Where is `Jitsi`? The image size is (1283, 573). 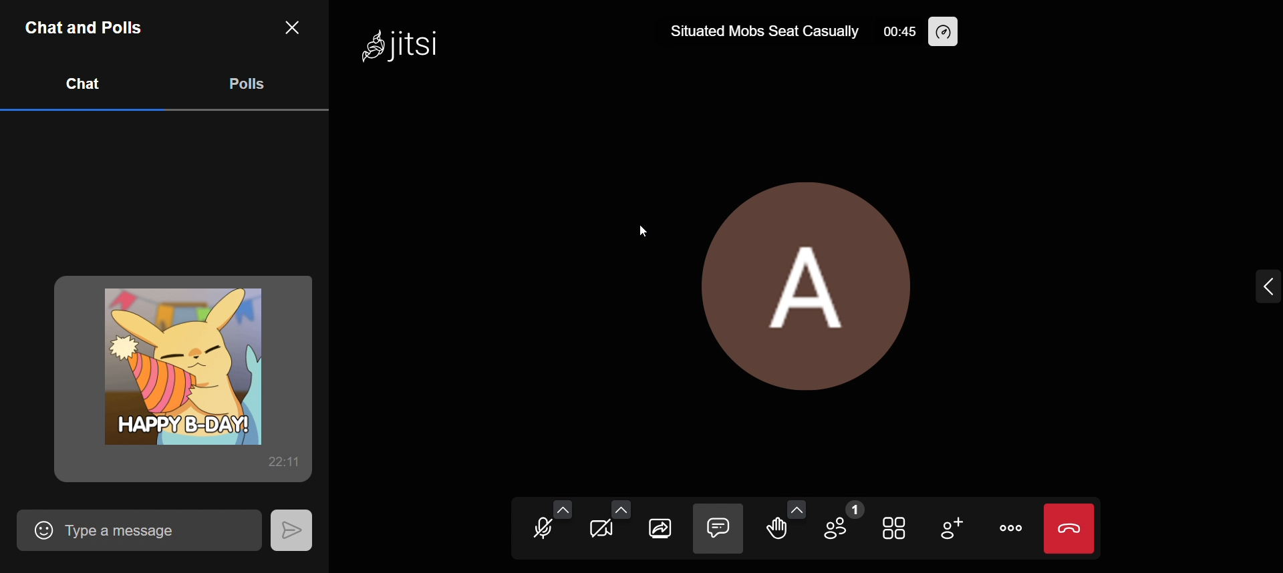
Jitsi is located at coordinates (404, 43).